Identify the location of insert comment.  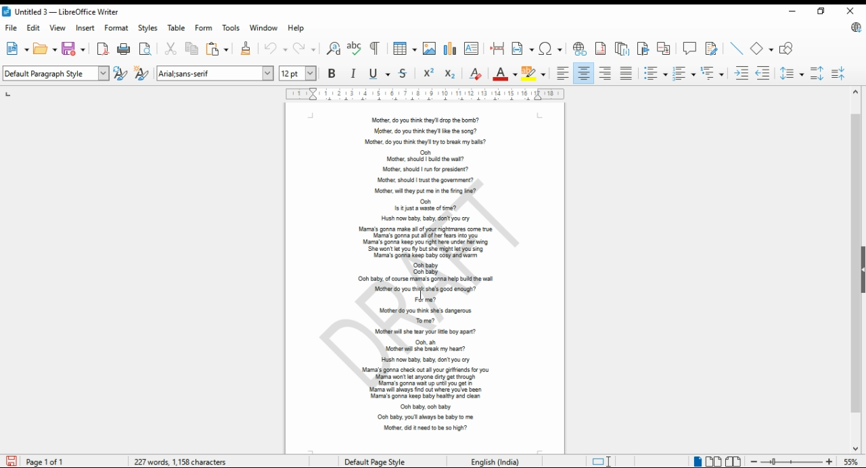
(690, 48).